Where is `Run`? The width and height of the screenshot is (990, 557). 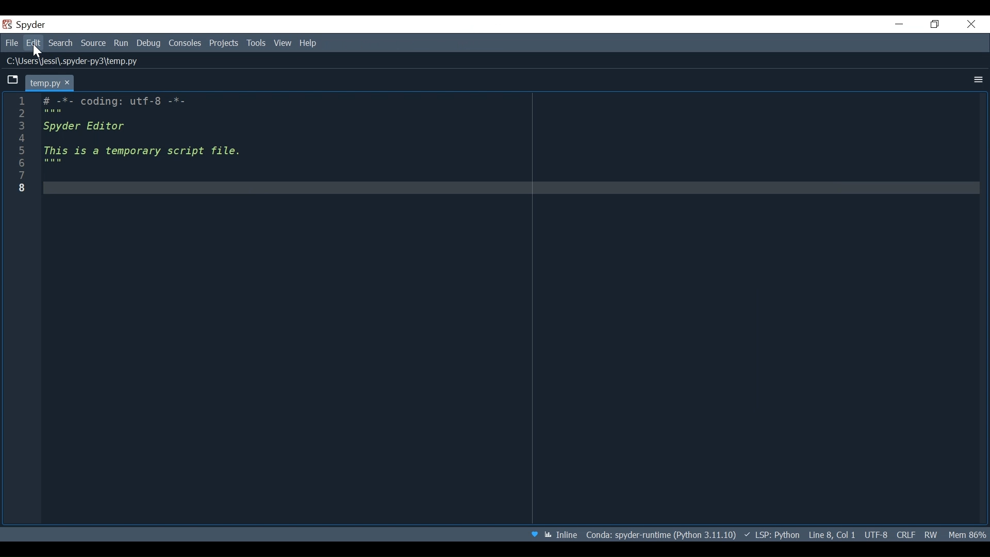
Run is located at coordinates (122, 44).